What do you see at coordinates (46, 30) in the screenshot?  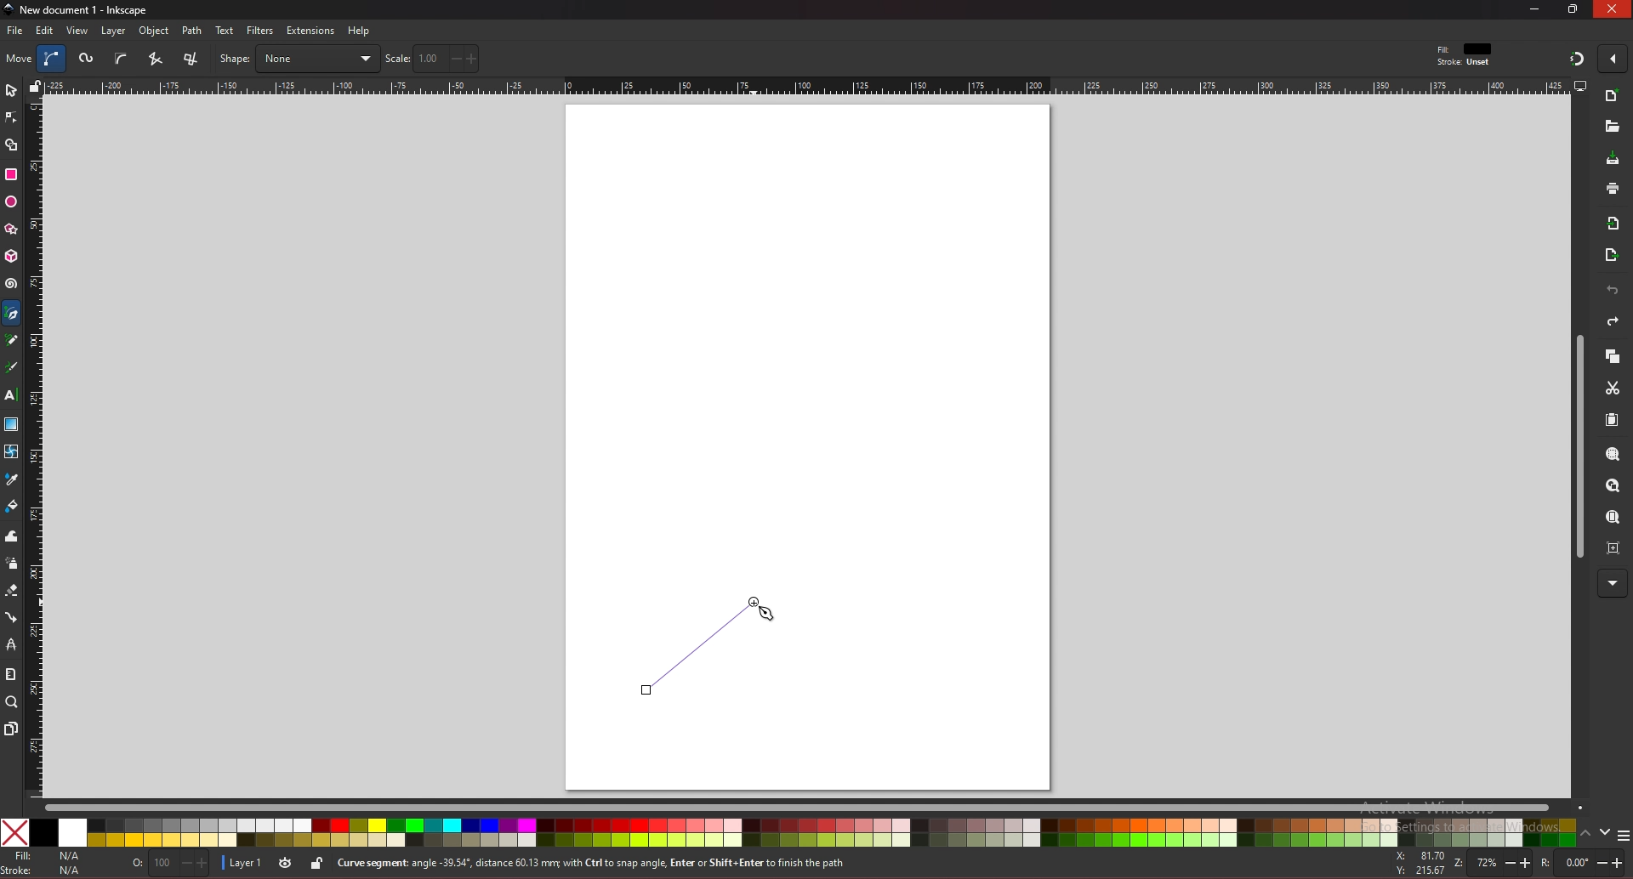 I see `edit` at bounding box center [46, 30].